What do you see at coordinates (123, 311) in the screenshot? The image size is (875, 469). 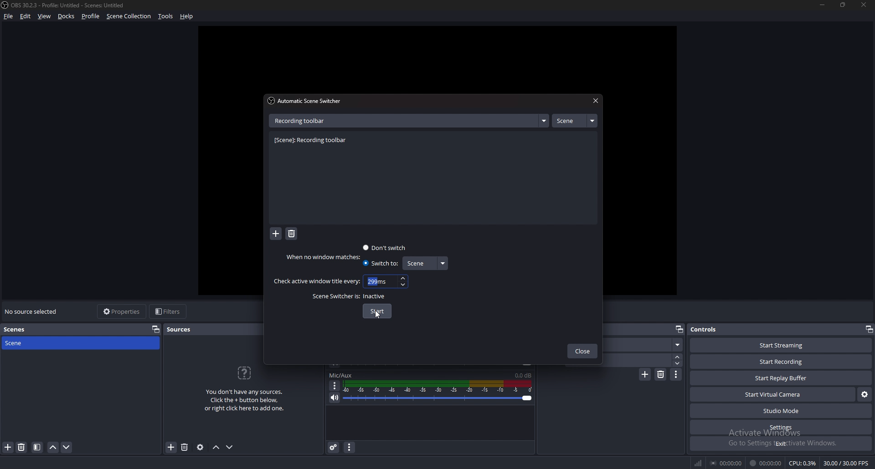 I see `properties` at bounding box center [123, 311].